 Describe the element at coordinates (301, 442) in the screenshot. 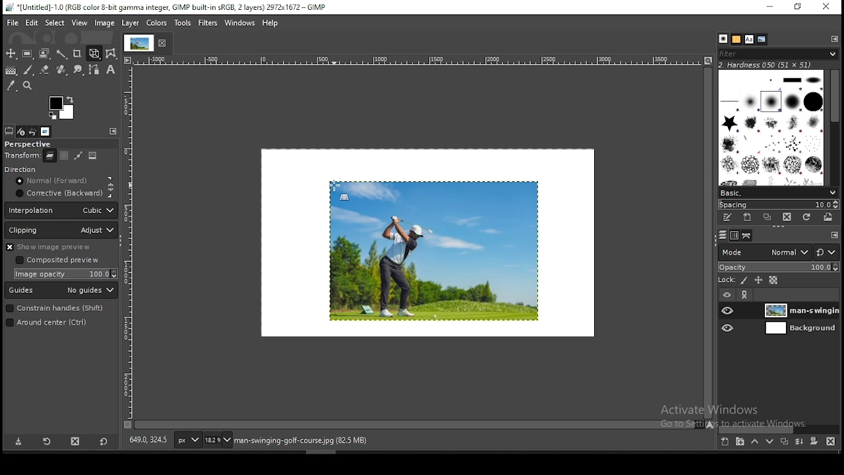

I see `man-swinging-golf-course.jpg (82.5)` at that location.